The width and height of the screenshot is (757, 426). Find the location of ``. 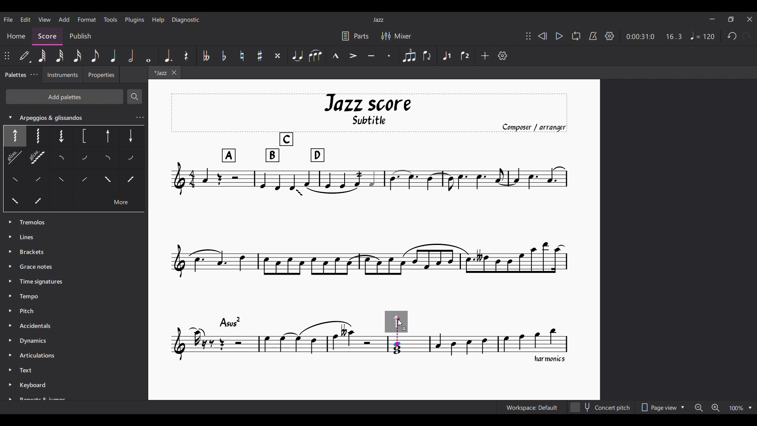

 is located at coordinates (45, 200).